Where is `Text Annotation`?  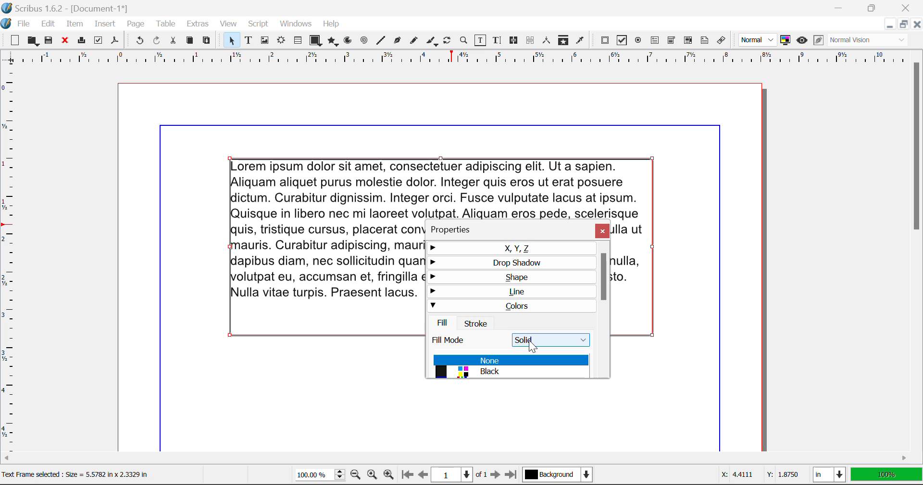
Text Annotation is located at coordinates (706, 41).